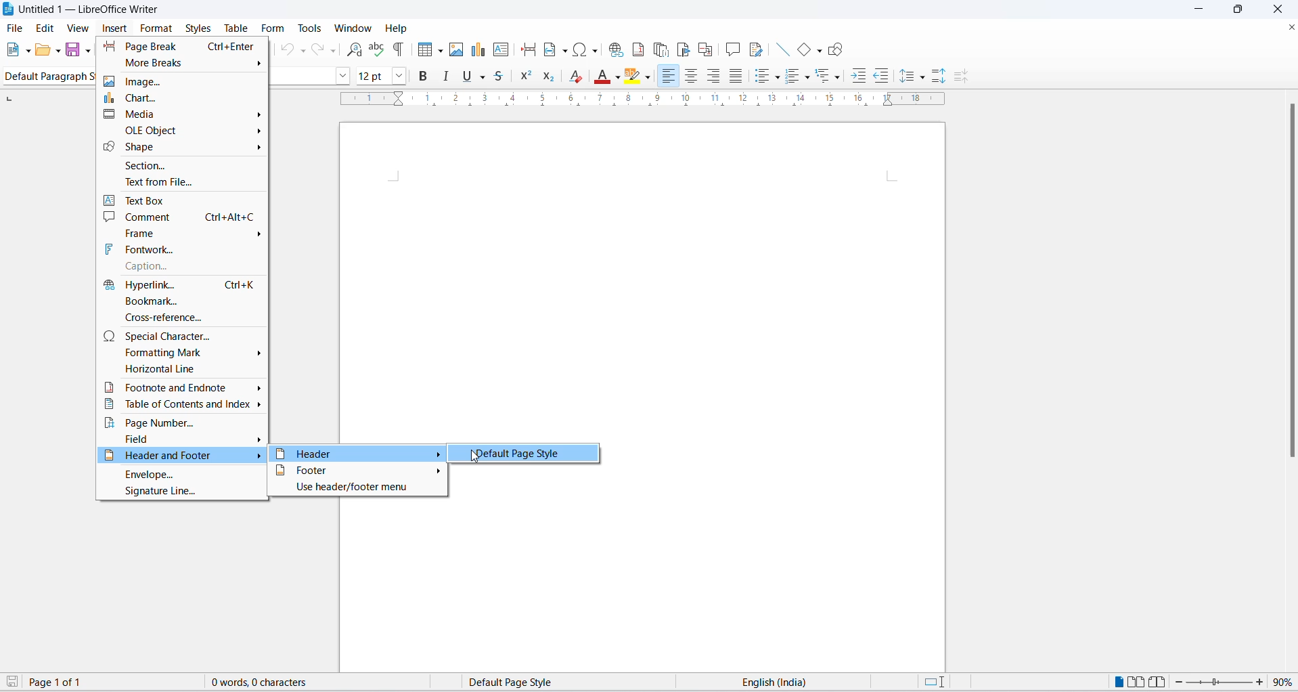 Image resolution: width=1298 pixels, height=692 pixels. I want to click on table of content and index, so click(181, 406).